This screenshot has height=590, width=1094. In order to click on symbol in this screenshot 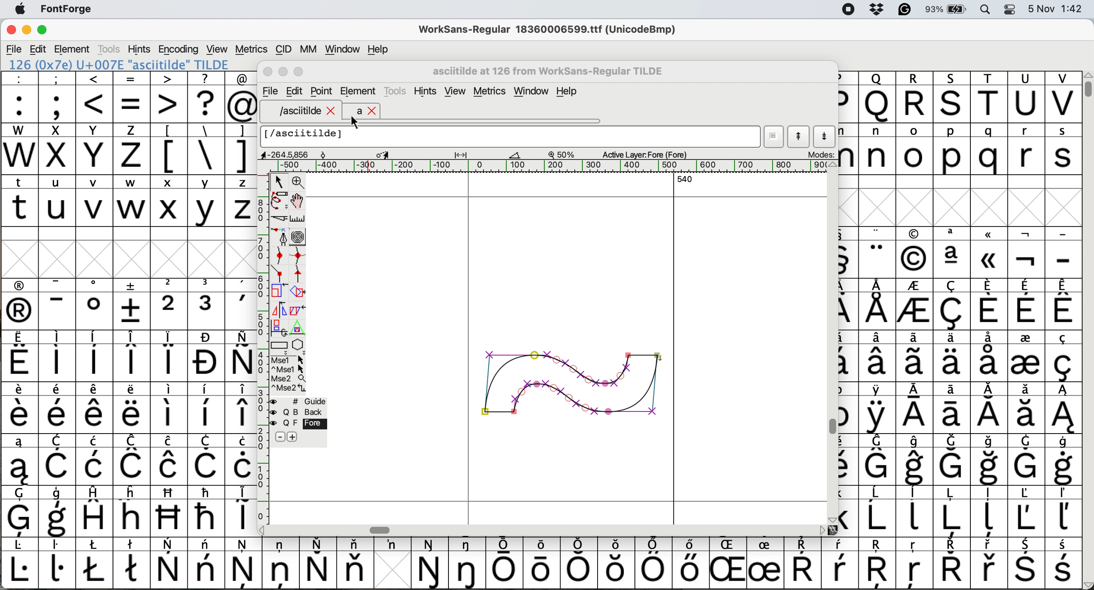, I will do `click(840, 563)`.